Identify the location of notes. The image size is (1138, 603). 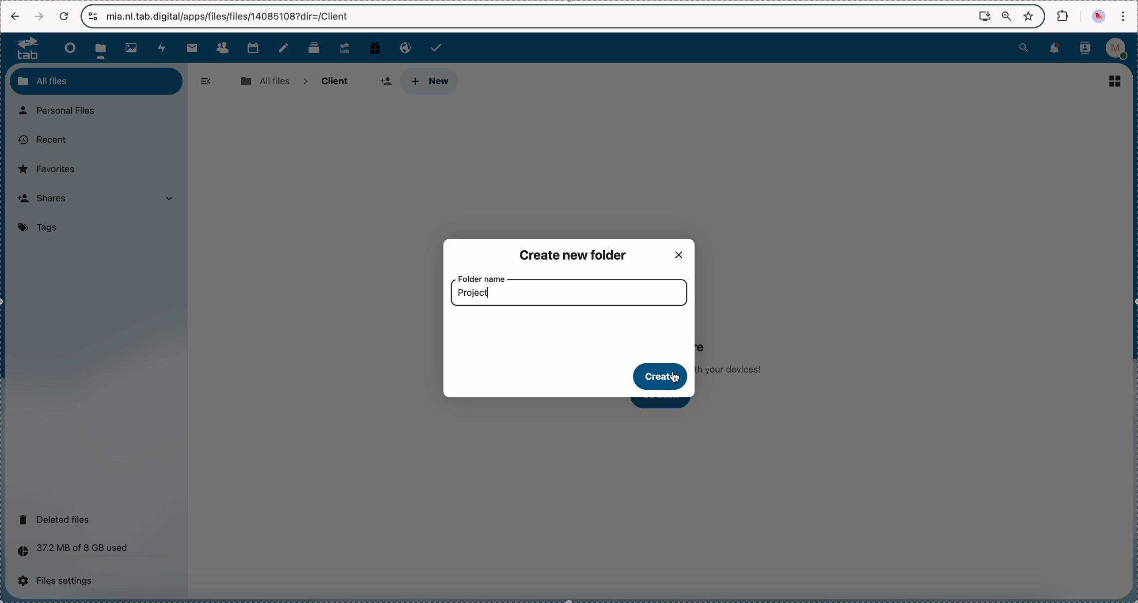
(285, 48).